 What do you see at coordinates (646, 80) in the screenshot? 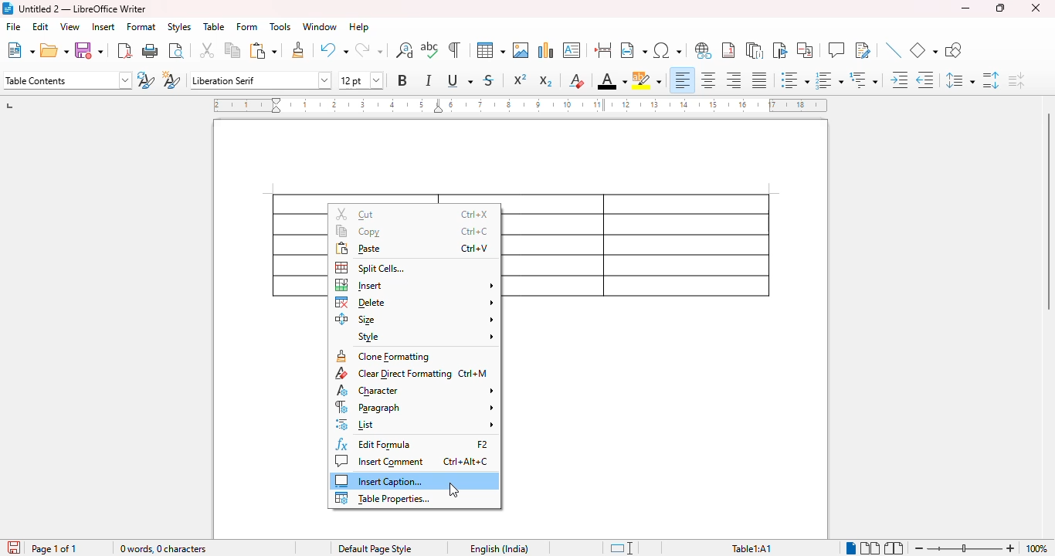
I see `character highlighting color` at bounding box center [646, 80].